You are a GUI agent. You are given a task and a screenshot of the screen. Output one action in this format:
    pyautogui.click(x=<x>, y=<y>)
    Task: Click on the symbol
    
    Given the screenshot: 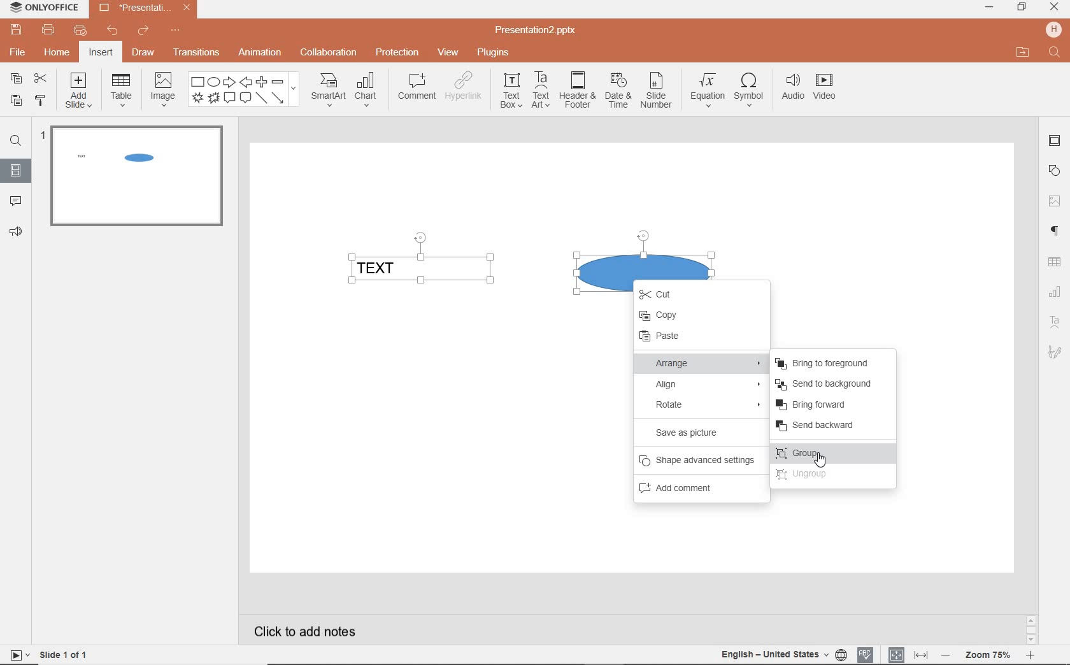 What is the action you would take?
    pyautogui.click(x=747, y=92)
    